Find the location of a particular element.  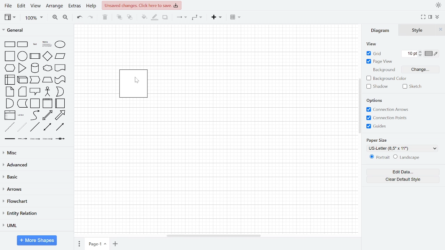

table is located at coordinates (235, 18).